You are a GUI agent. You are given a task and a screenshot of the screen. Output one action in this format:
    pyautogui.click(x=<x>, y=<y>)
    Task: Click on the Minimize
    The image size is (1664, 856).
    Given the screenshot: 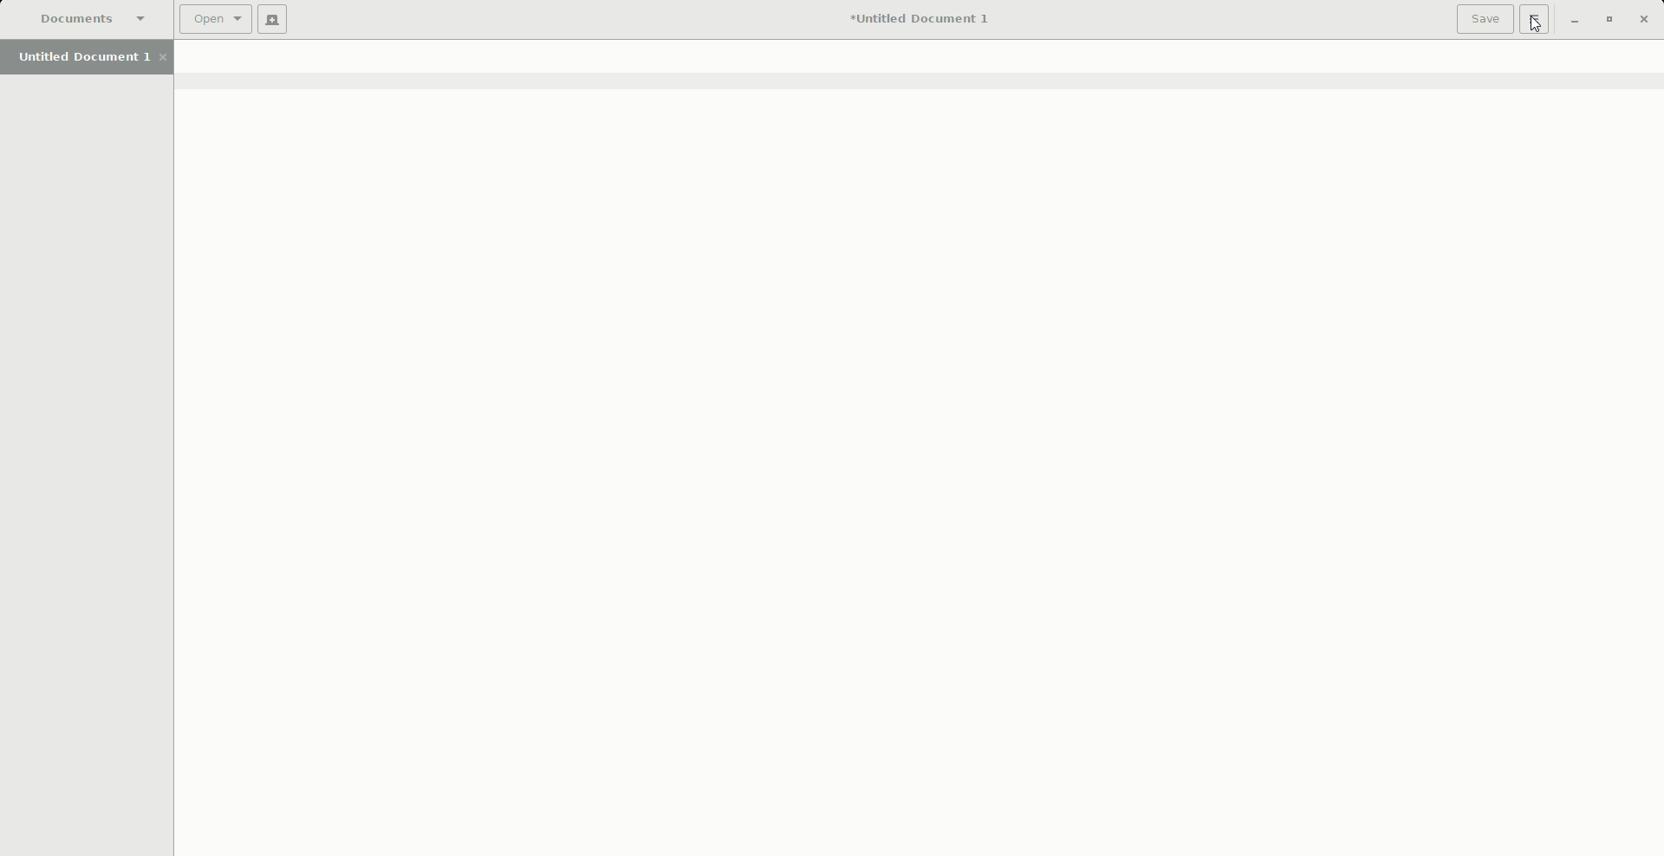 What is the action you would take?
    pyautogui.click(x=1573, y=21)
    